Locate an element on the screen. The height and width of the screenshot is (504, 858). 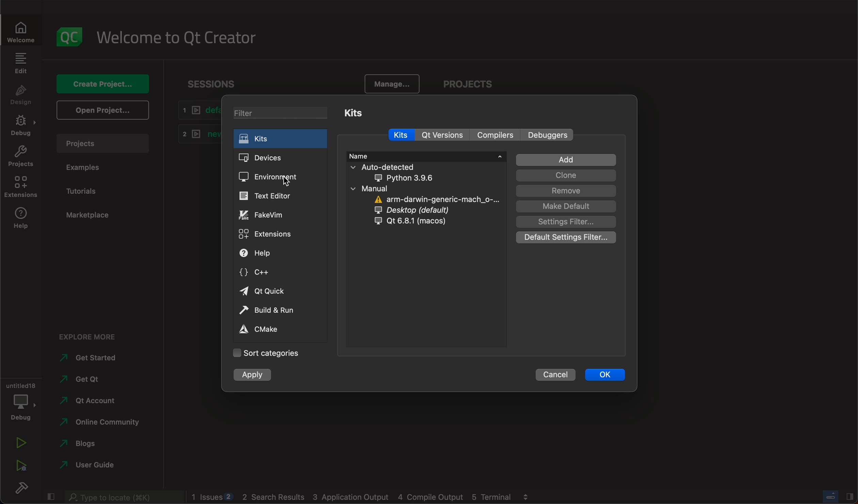
debuggers is located at coordinates (547, 135).